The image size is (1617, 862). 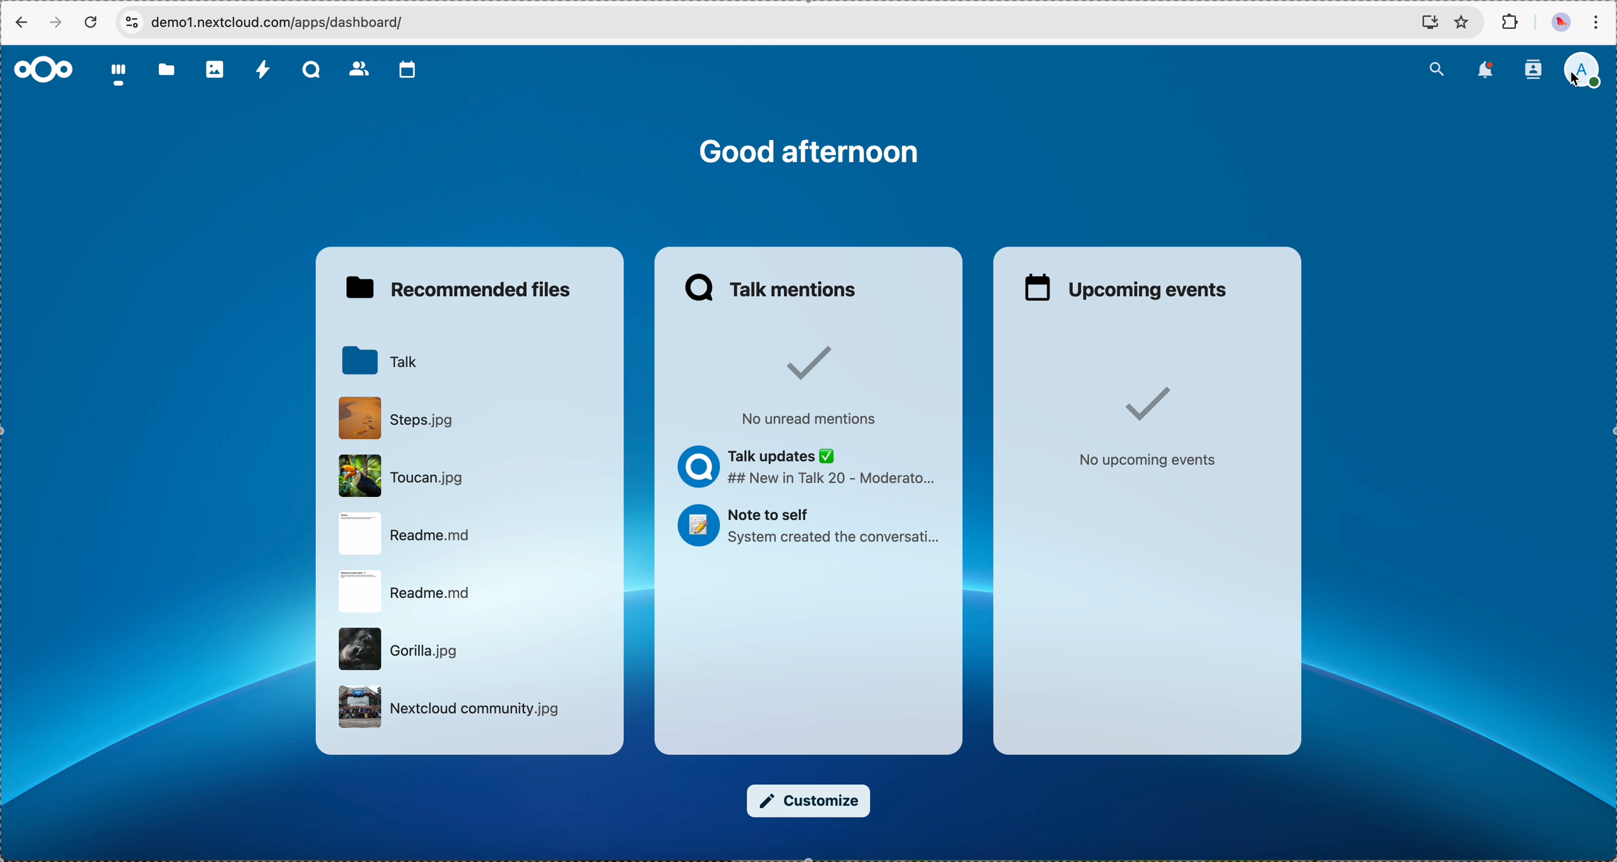 What do you see at coordinates (1129, 287) in the screenshot?
I see `upcoming events` at bounding box center [1129, 287].